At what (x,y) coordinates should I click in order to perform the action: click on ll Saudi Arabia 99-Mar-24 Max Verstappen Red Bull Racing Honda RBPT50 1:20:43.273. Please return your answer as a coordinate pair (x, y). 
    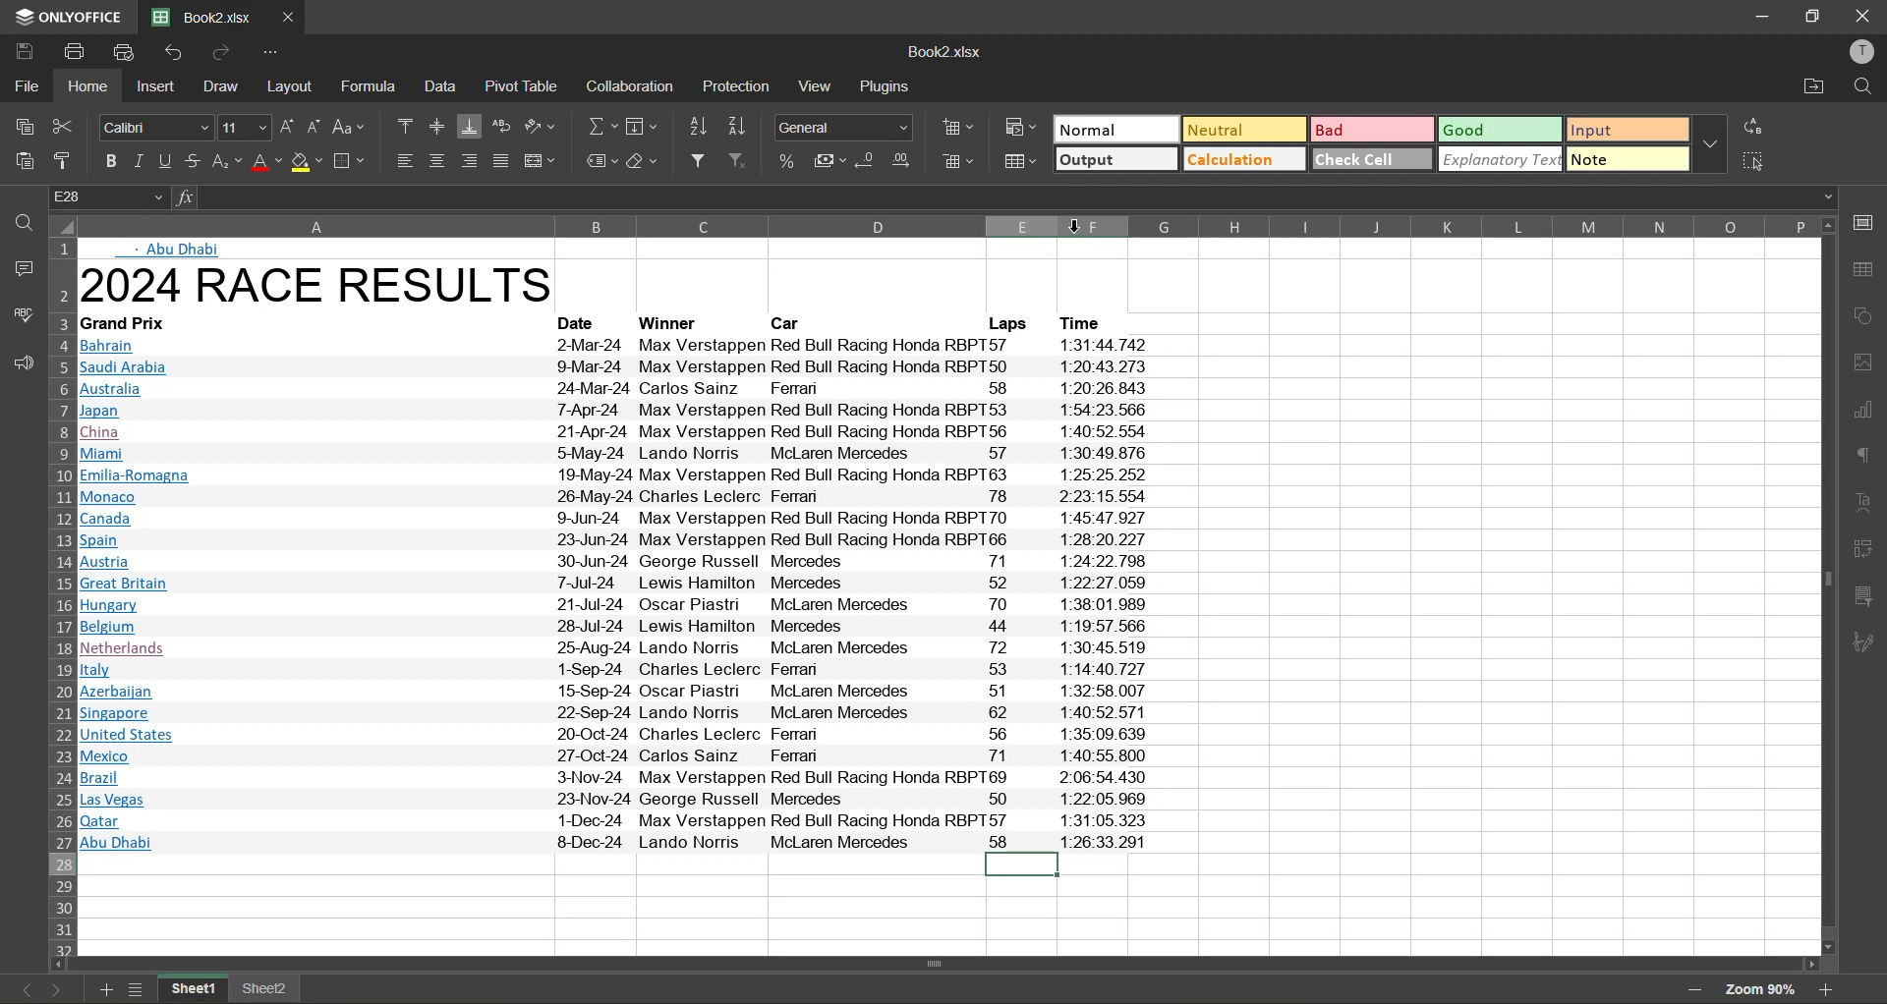
    Looking at the image, I should click on (618, 366).